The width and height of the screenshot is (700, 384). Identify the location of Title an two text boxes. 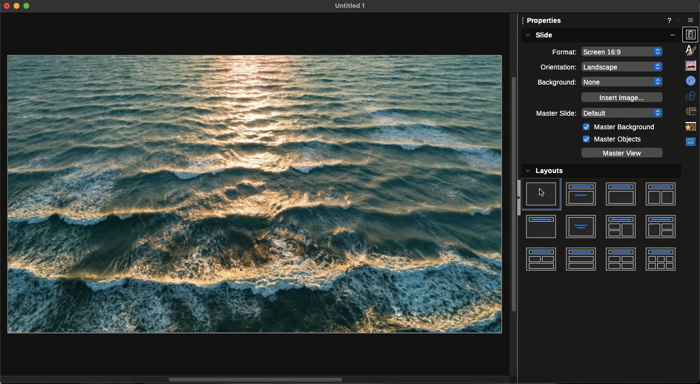
(660, 195).